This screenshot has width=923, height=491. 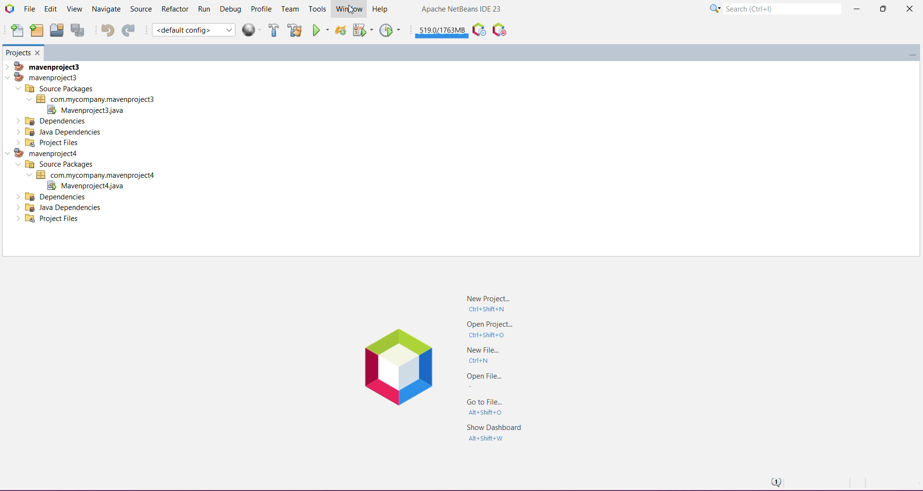 What do you see at coordinates (36, 31) in the screenshot?
I see `New Project` at bounding box center [36, 31].